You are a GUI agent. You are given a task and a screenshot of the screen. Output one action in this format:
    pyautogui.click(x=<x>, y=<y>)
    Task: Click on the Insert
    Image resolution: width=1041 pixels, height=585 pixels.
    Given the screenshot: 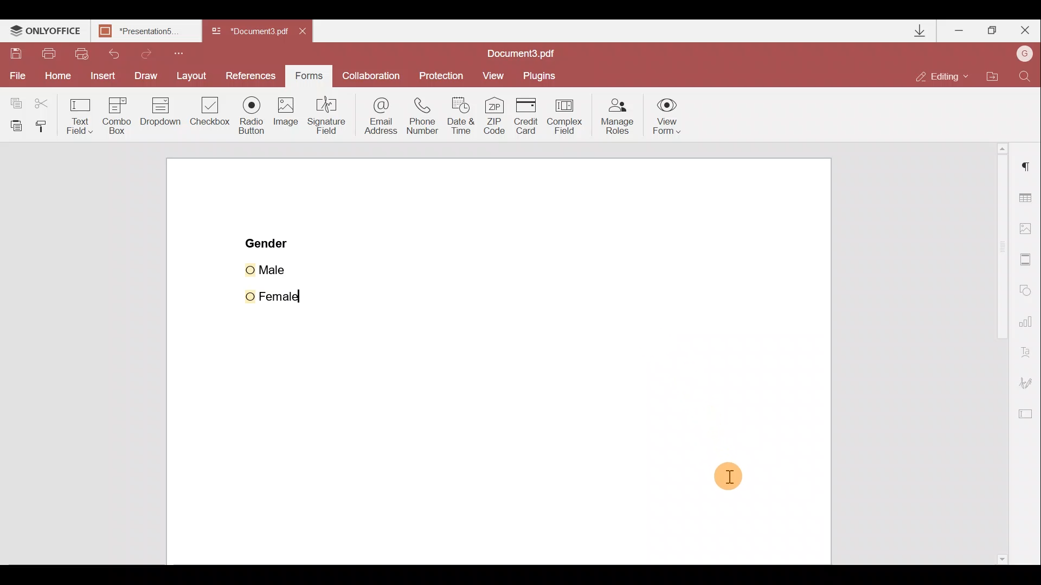 What is the action you would take?
    pyautogui.click(x=101, y=77)
    